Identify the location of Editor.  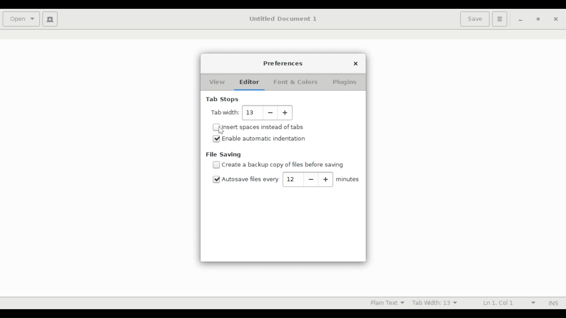
(249, 82).